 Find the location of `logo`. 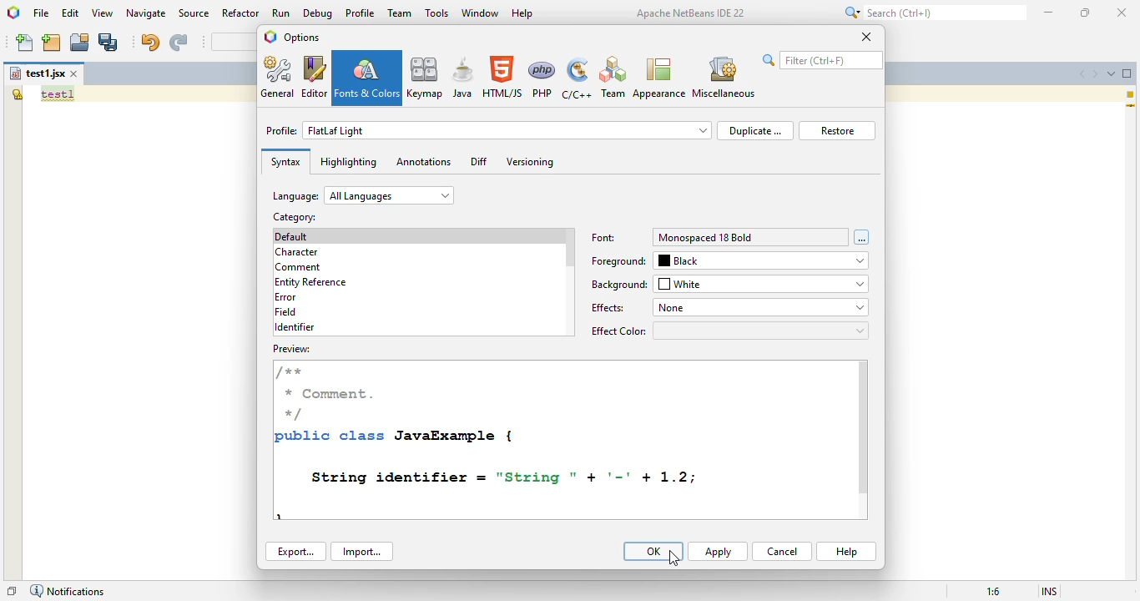

logo is located at coordinates (13, 12).